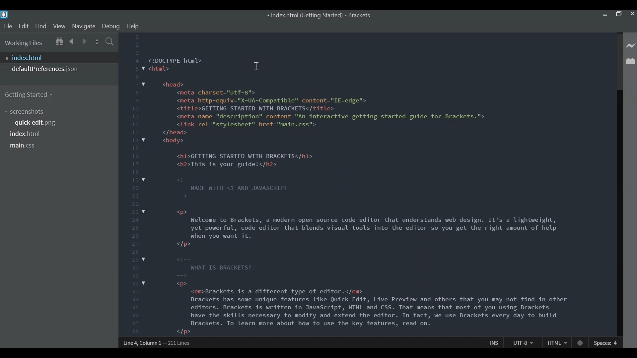  Describe the element at coordinates (23, 26) in the screenshot. I see `Edit` at that location.